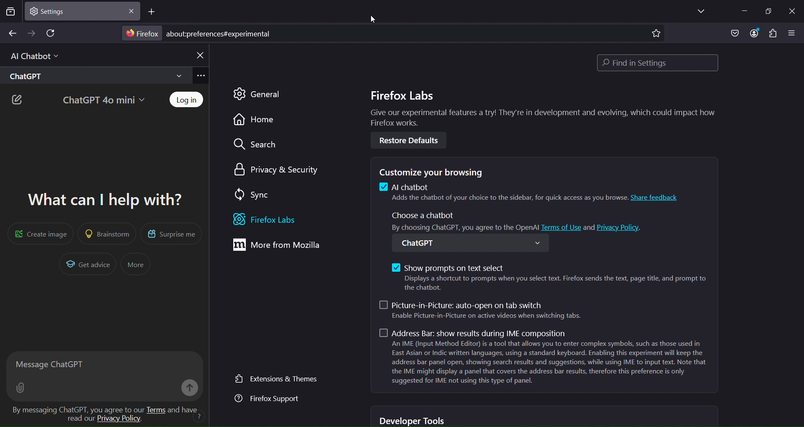 This screenshot has height=427, width=804. Describe the element at coordinates (102, 99) in the screenshot. I see `ChatGPT 40 mini v` at that location.